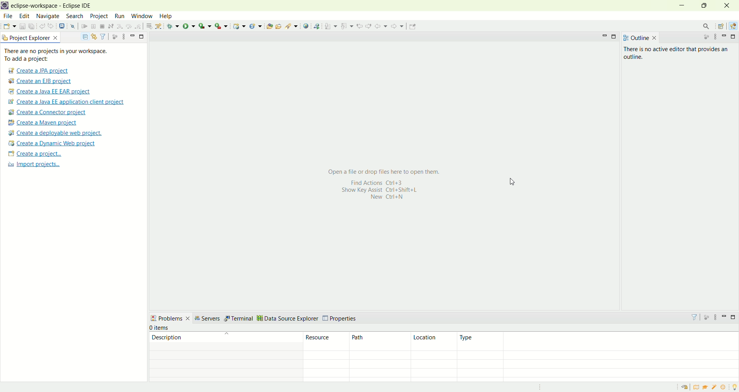 The width and height of the screenshot is (739, 392). I want to click on link with editor, so click(94, 36).